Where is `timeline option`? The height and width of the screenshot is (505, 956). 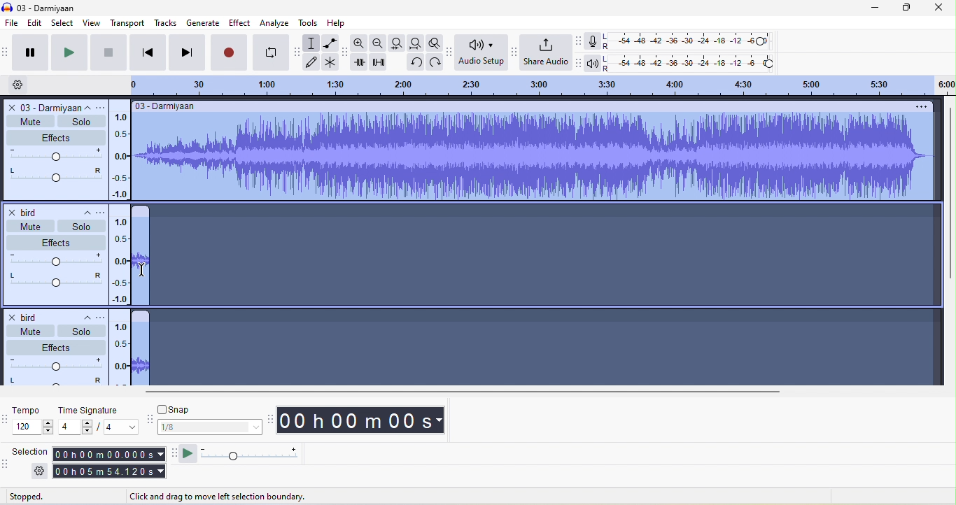
timeline option is located at coordinates (24, 85).